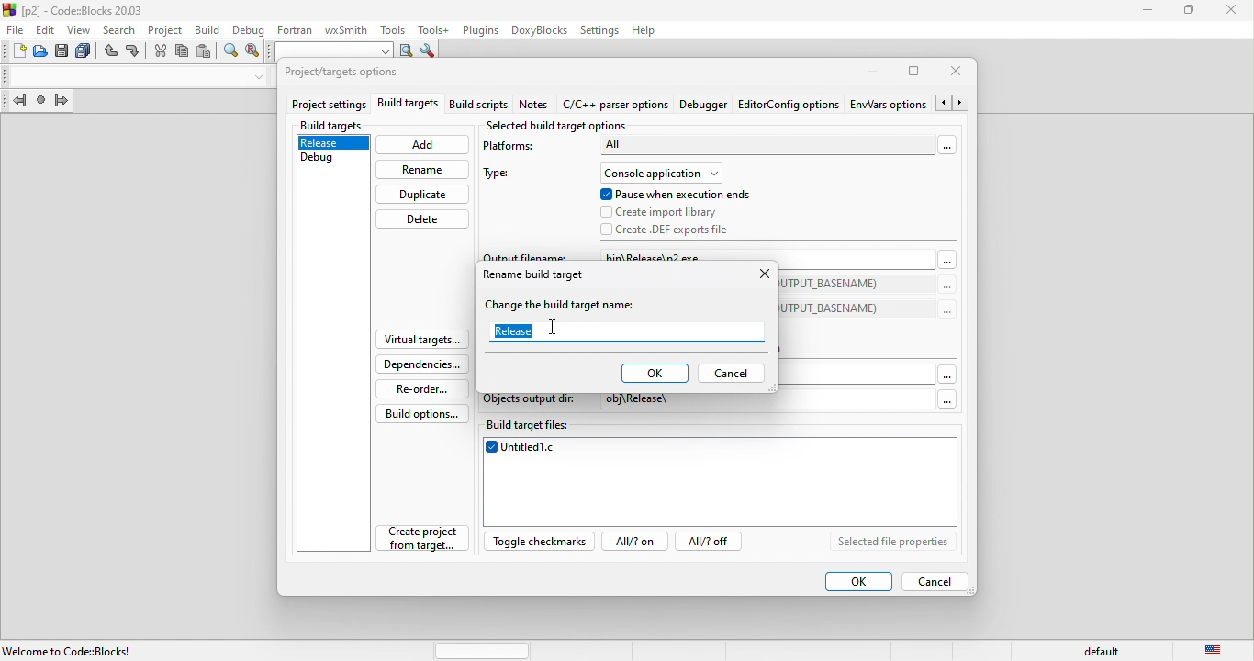 Image resolution: width=1254 pixels, height=661 pixels. I want to click on copy, so click(183, 54).